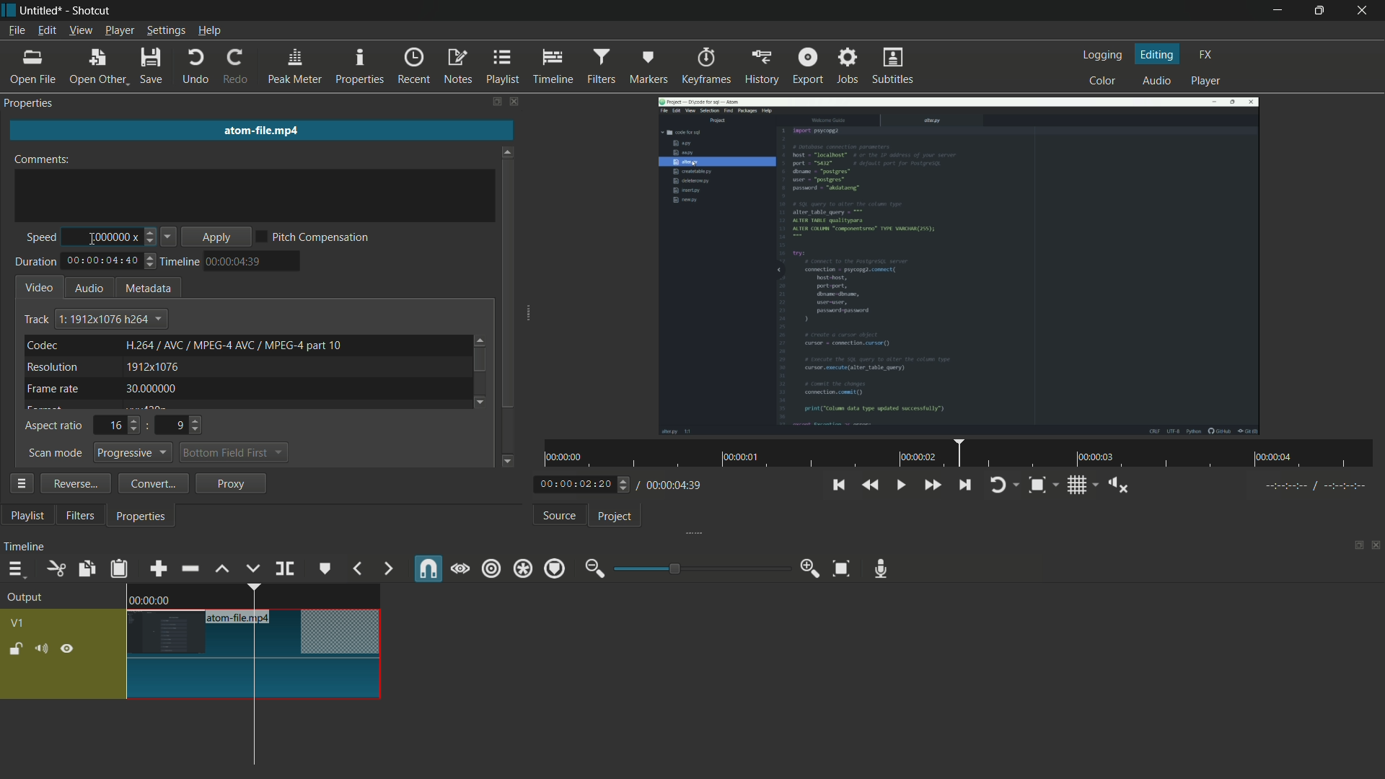 The height and width of the screenshot is (779, 1385). I want to click on split at playhead, so click(283, 569).